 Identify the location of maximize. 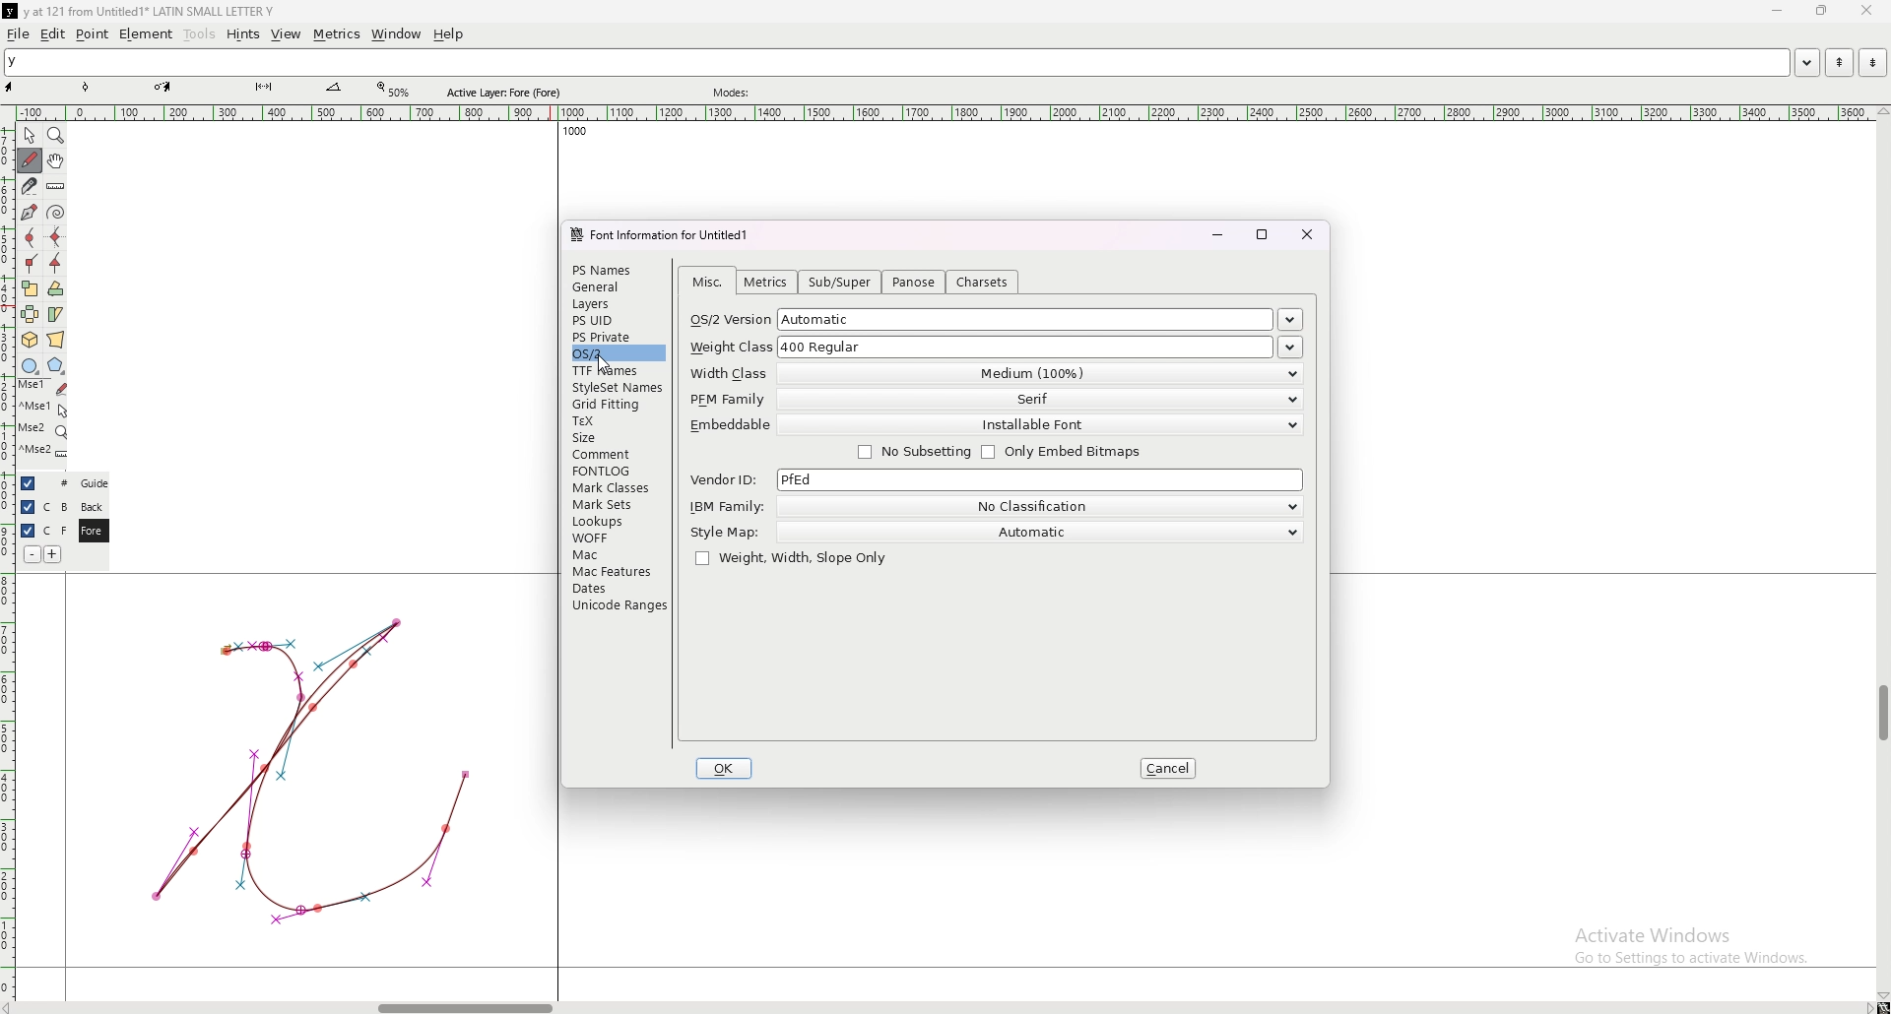
(1264, 234).